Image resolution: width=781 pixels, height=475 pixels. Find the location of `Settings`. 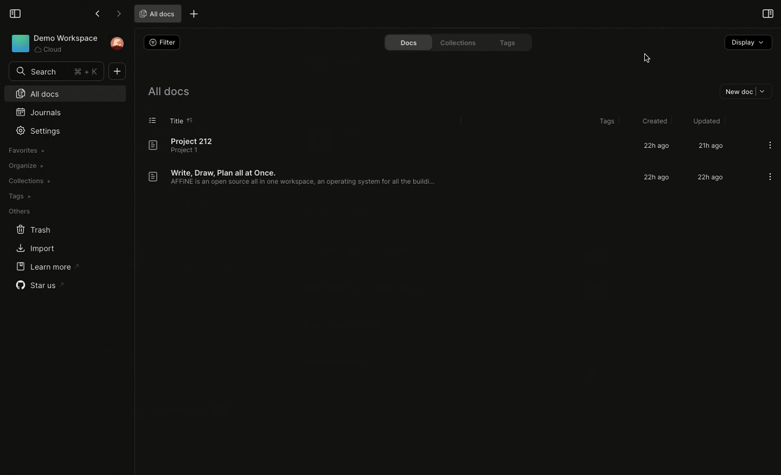

Settings is located at coordinates (41, 131).